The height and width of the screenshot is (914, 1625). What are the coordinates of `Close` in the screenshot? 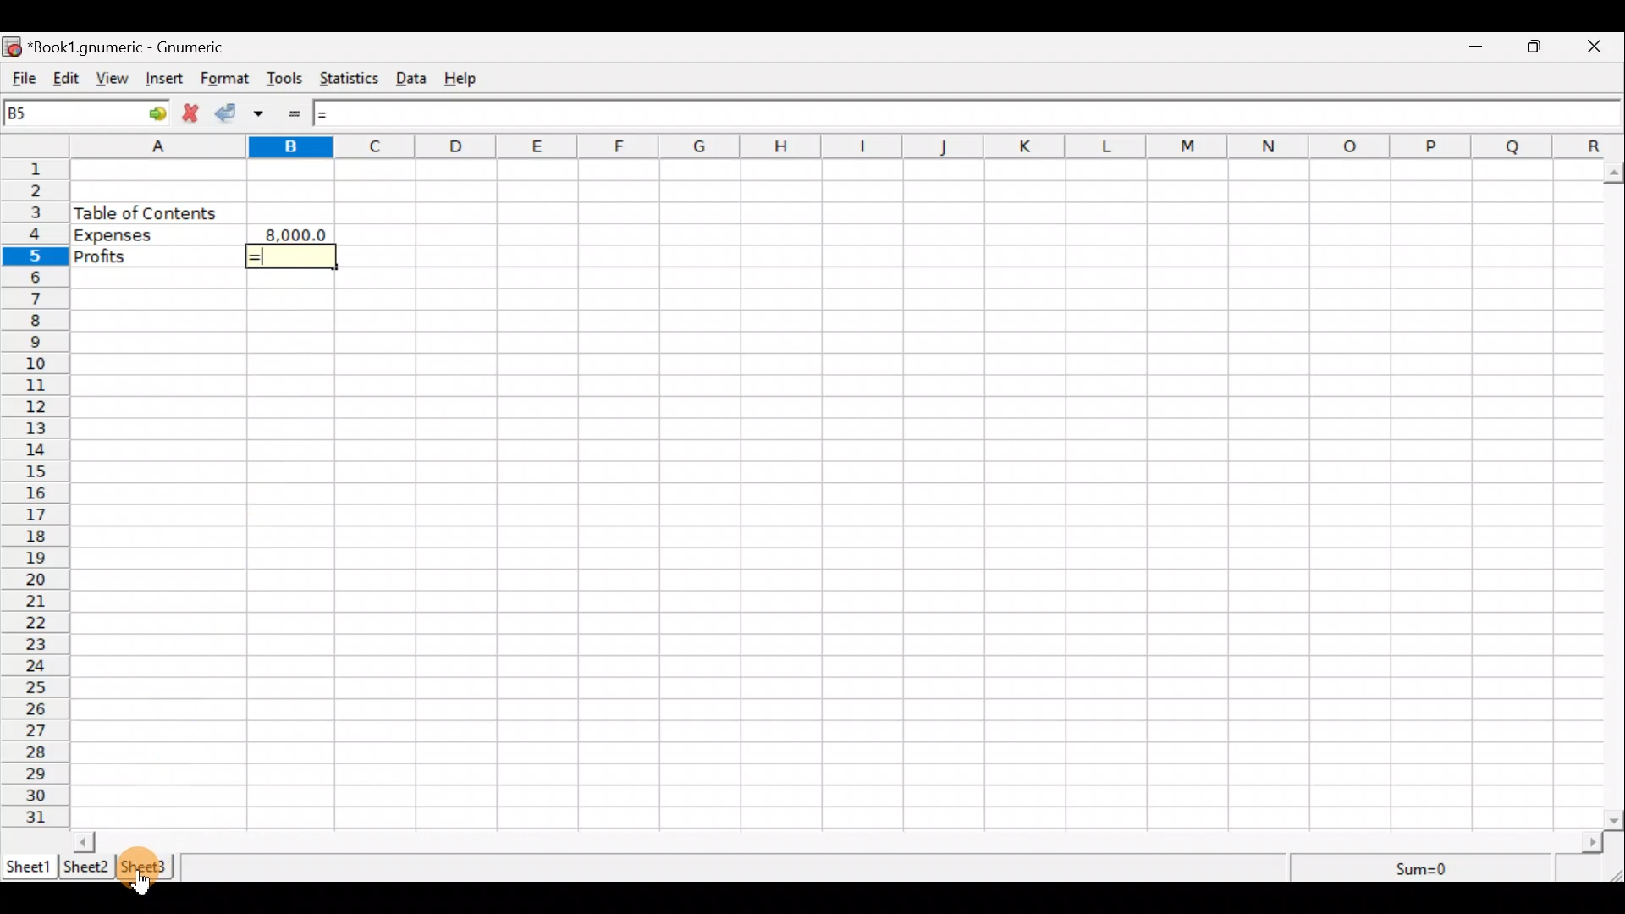 It's located at (1601, 47).